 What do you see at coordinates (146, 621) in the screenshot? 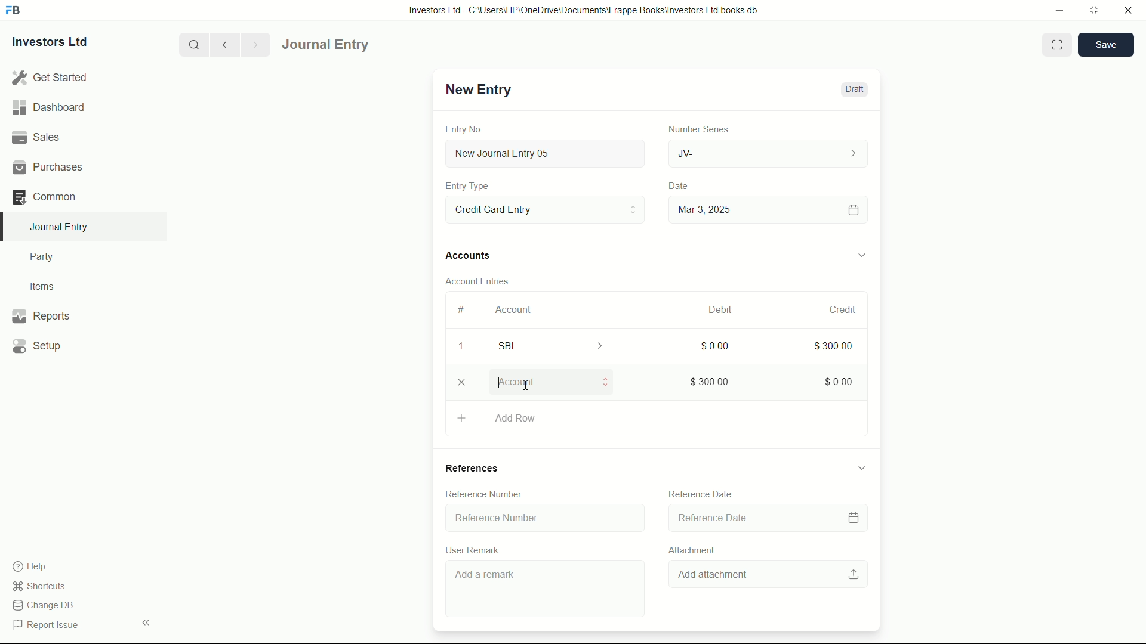
I see `expand/collapse` at bounding box center [146, 621].